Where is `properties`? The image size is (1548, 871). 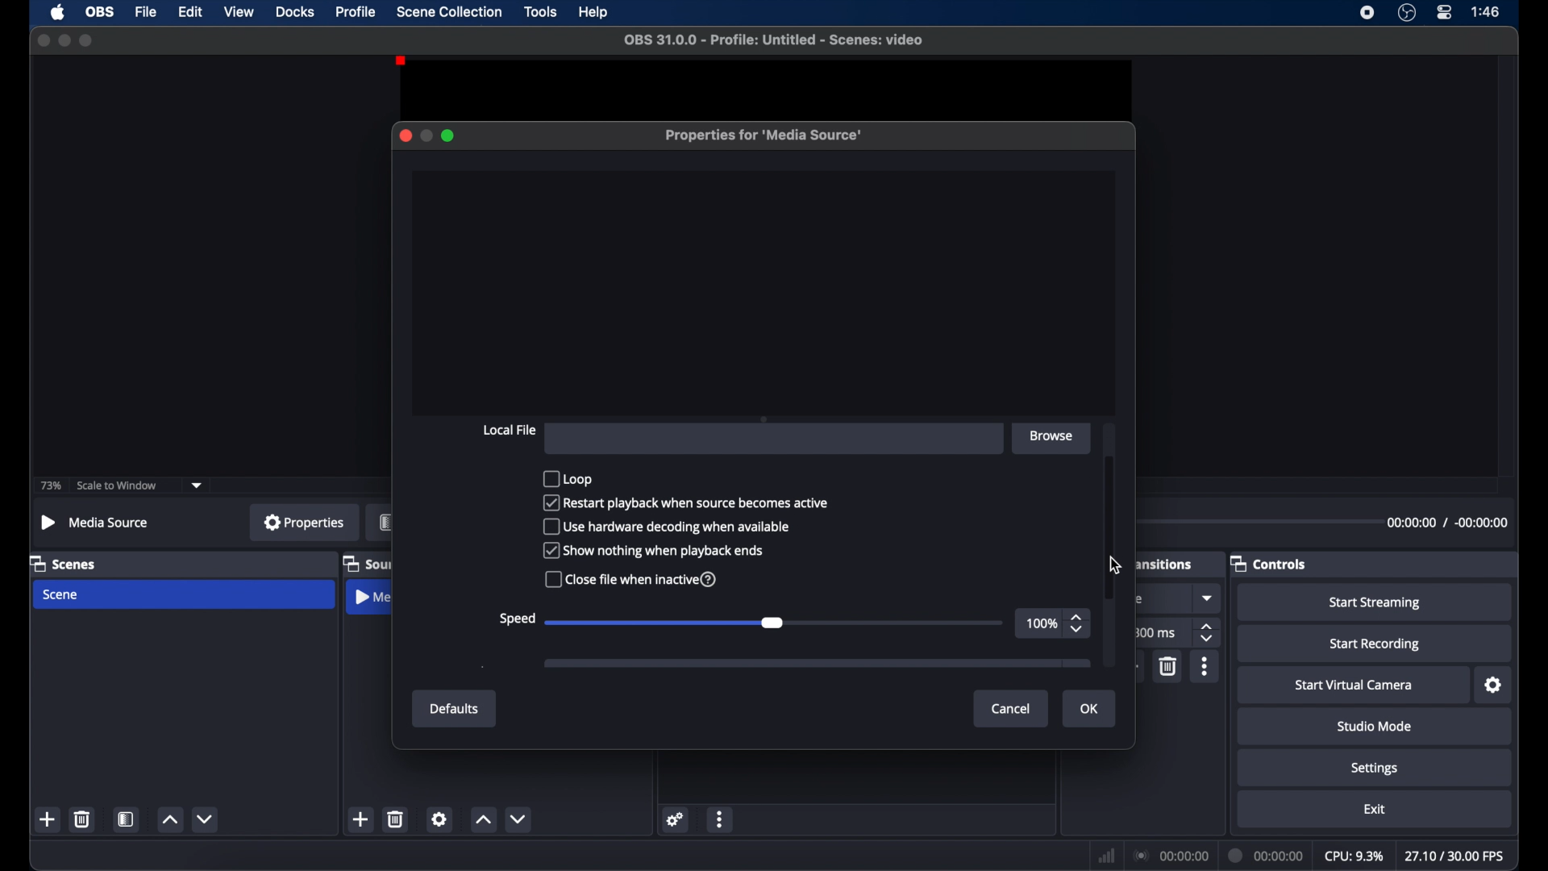
properties is located at coordinates (305, 521).